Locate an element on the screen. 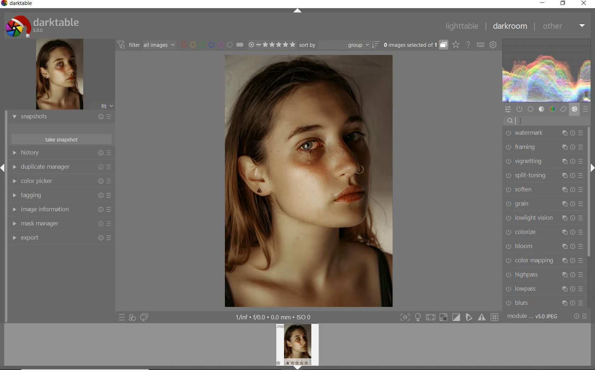 This screenshot has height=370, width=595. base is located at coordinates (531, 109).